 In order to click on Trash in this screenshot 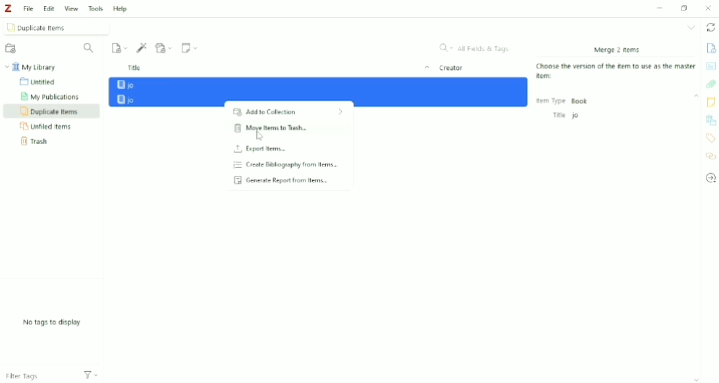, I will do `click(35, 141)`.